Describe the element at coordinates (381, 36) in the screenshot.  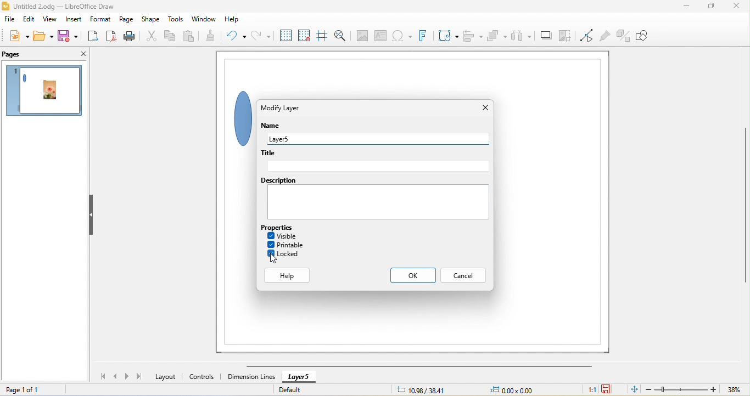
I see `text box` at that location.